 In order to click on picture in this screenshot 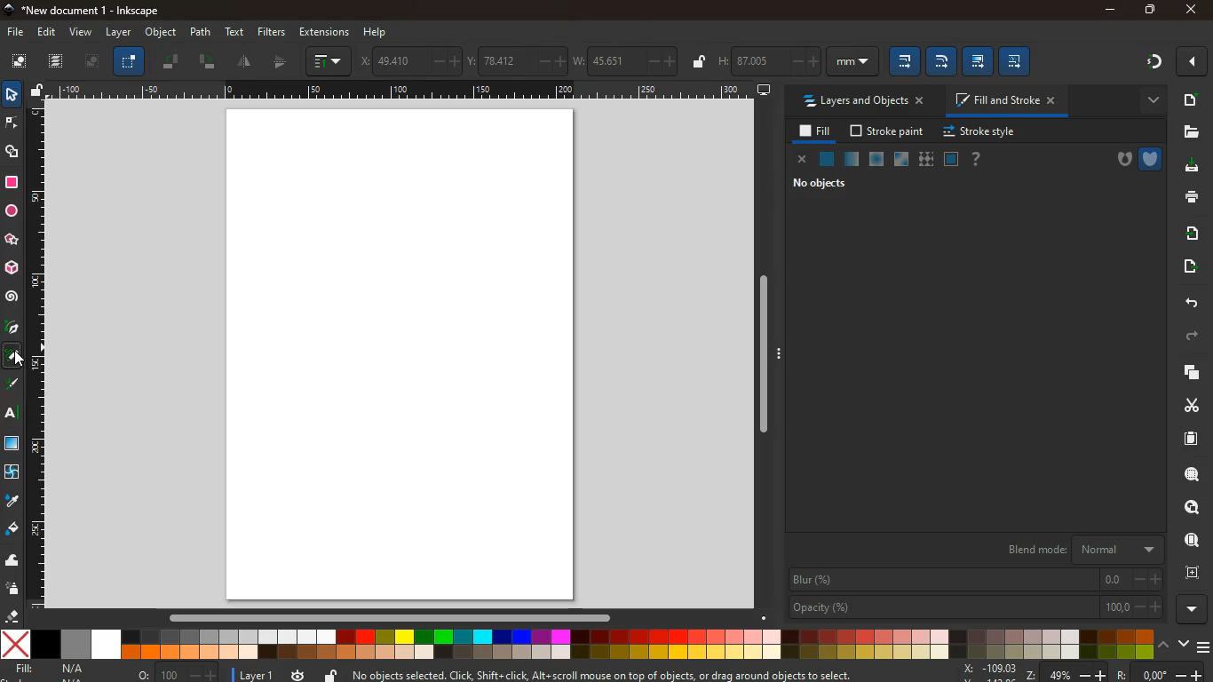, I will do `click(89, 62)`.